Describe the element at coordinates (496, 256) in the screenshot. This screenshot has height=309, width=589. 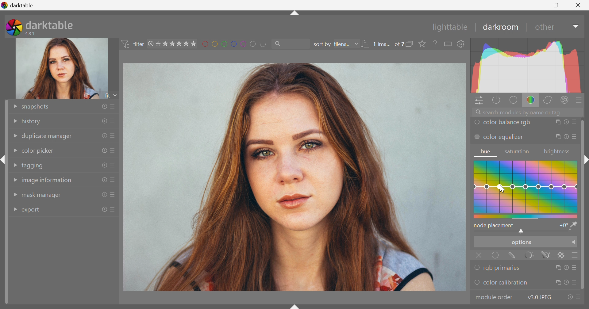
I see `uniformly` at that location.